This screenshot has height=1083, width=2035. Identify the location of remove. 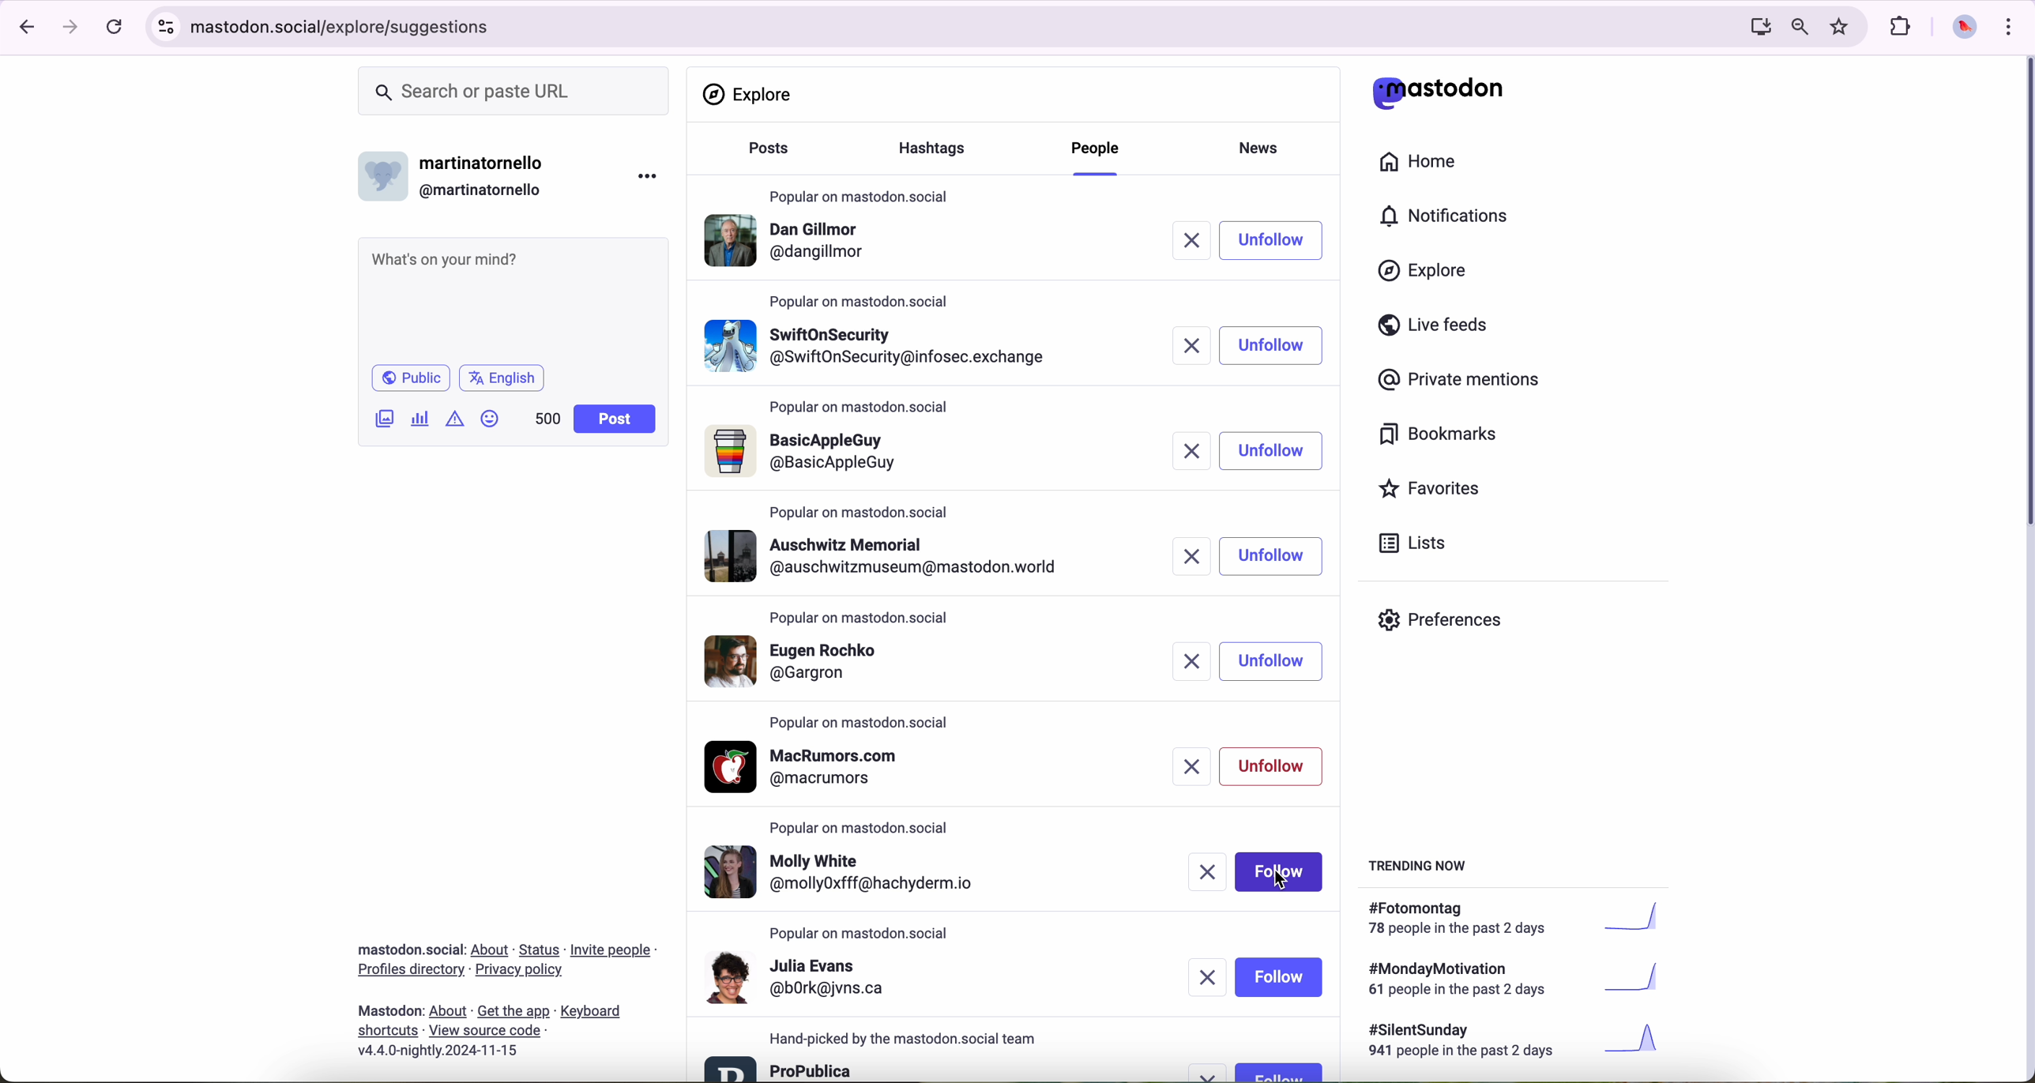
(1197, 556).